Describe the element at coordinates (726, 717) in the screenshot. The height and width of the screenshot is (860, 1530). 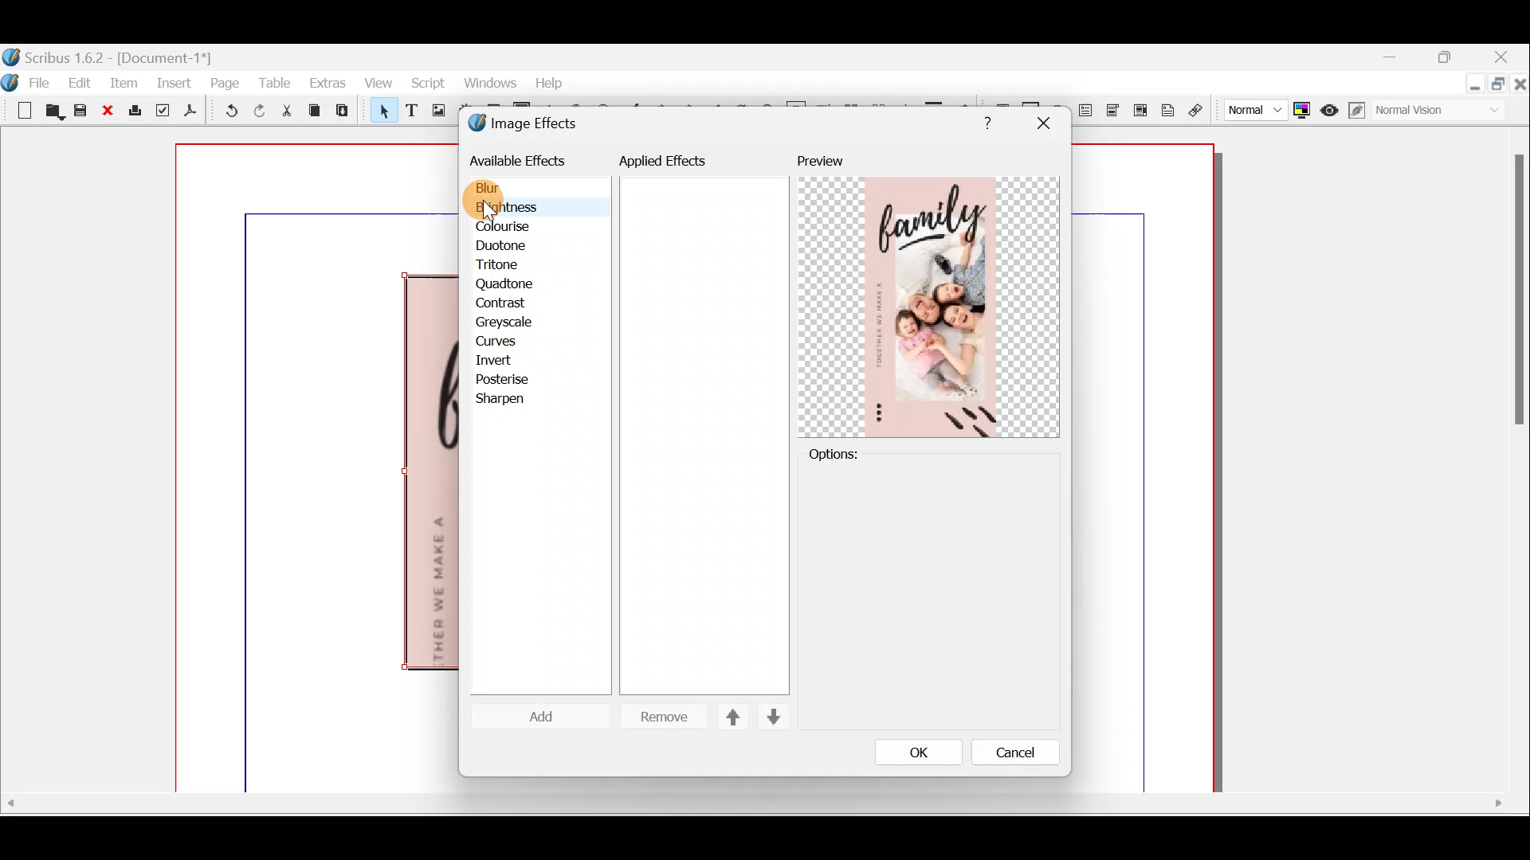
I see `Move up` at that location.